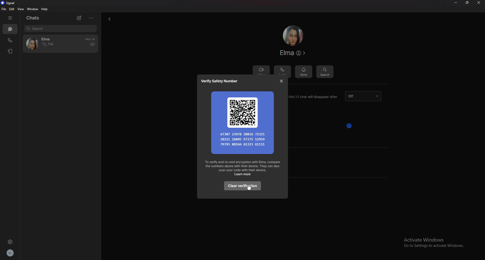 The height and width of the screenshot is (260, 485). What do you see at coordinates (108, 19) in the screenshot?
I see `back` at bounding box center [108, 19].